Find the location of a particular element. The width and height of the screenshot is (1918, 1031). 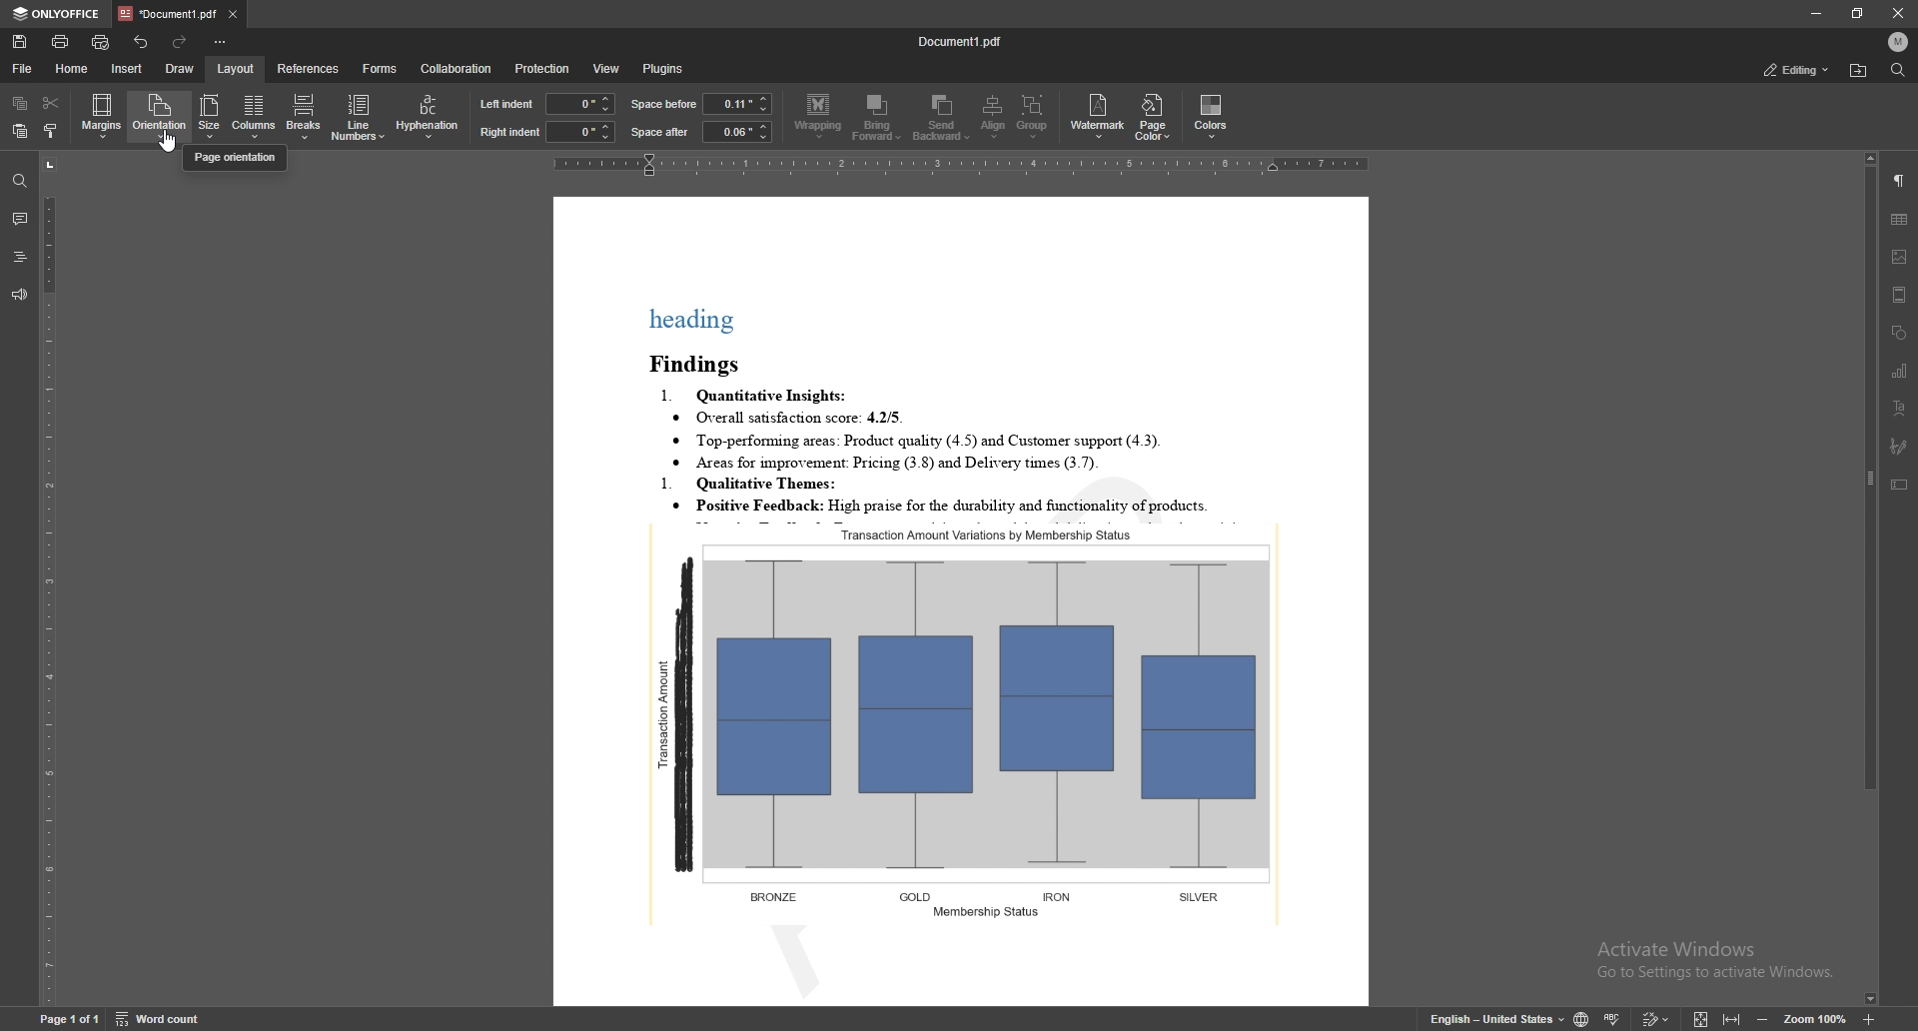

feedback is located at coordinates (20, 295).